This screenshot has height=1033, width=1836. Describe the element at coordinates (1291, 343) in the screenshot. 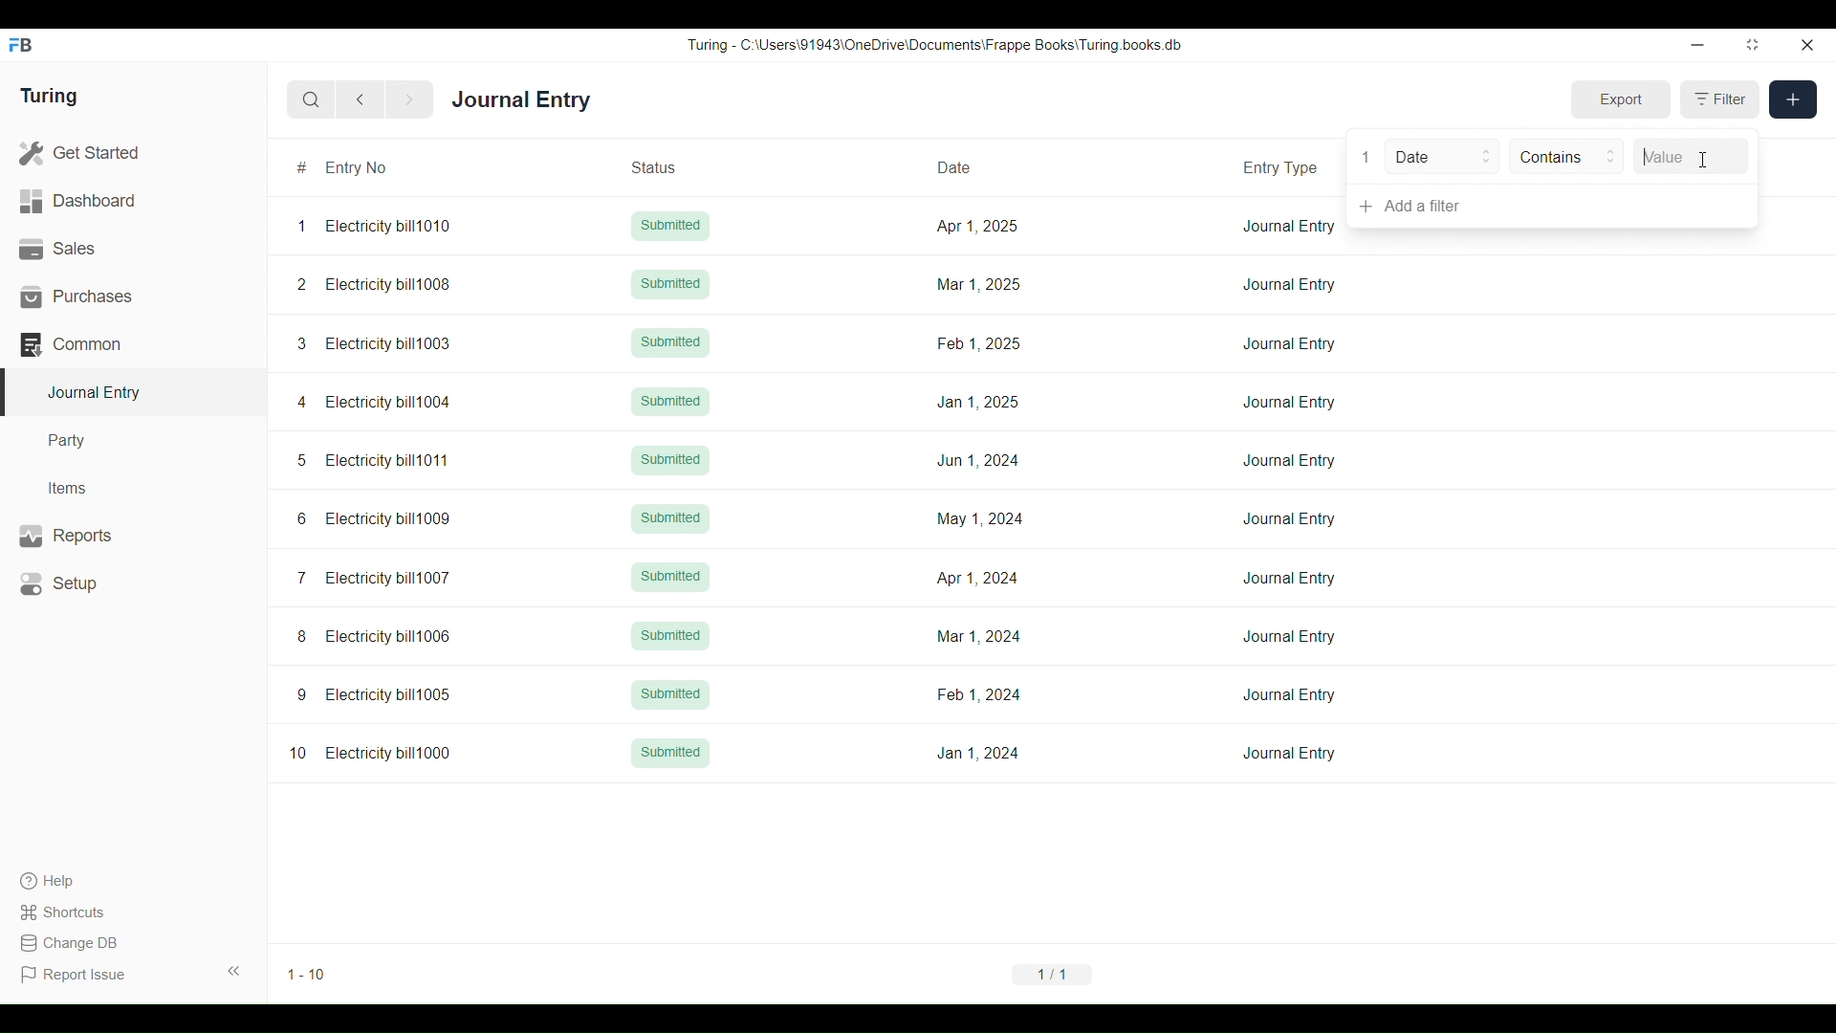

I see `Journal Entry` at that location.